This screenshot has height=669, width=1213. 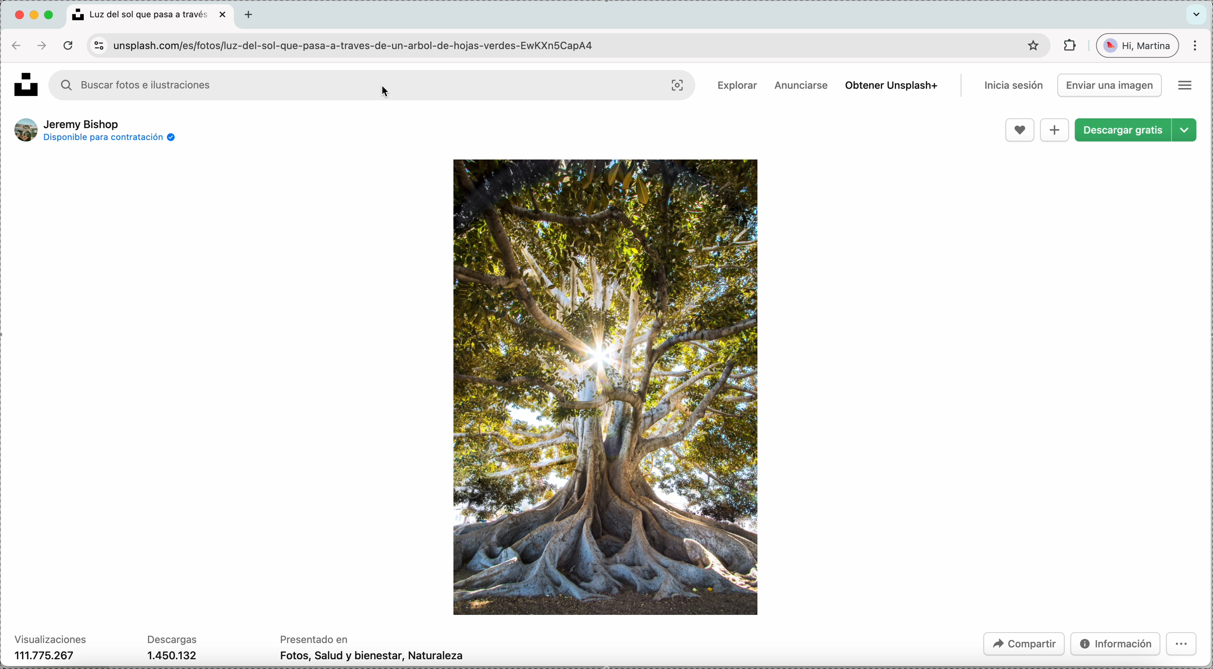 I want to click on nature's image, so click(x=606, y=386).